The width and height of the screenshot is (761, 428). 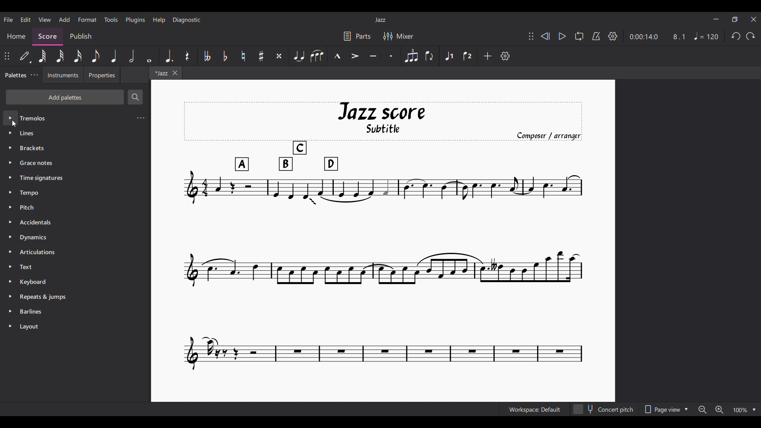 I want to click on 8th note, so click(x=96, y=55).